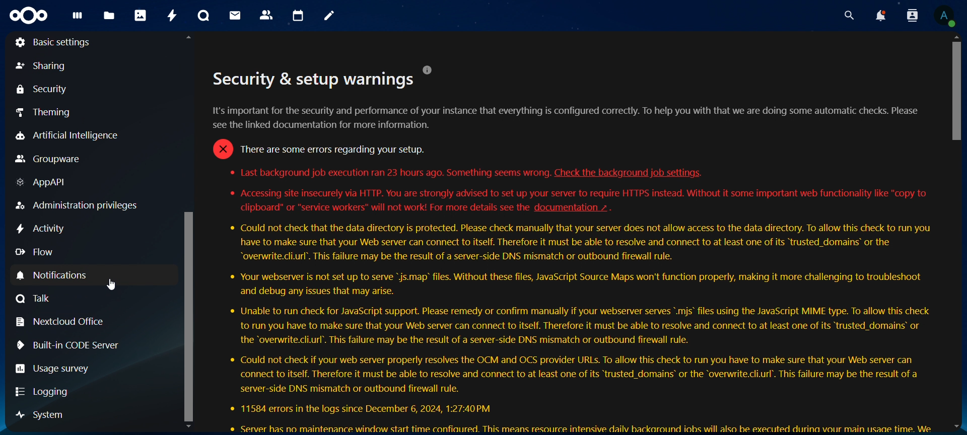  What do you see at coordinates (68, 275) in the screenshot?
I see `notifications` at bounding box center [68, 275].